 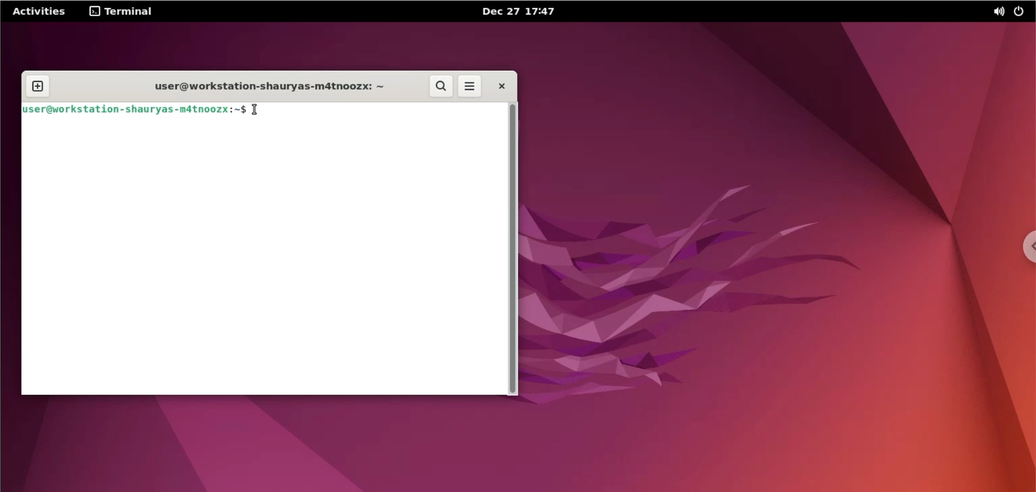 I want to click on scrollbar, so click(x=514, y=249).